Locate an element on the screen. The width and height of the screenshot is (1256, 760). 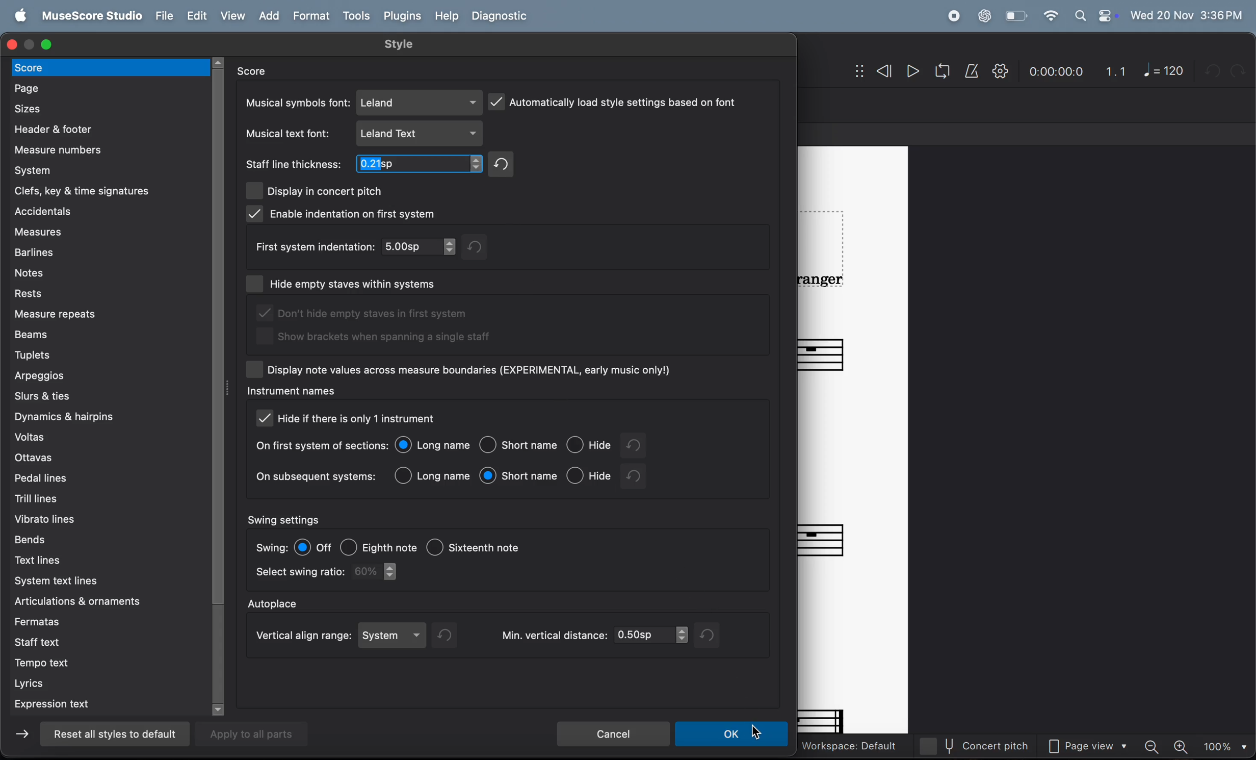
notes is located at coordinates (101, 271).